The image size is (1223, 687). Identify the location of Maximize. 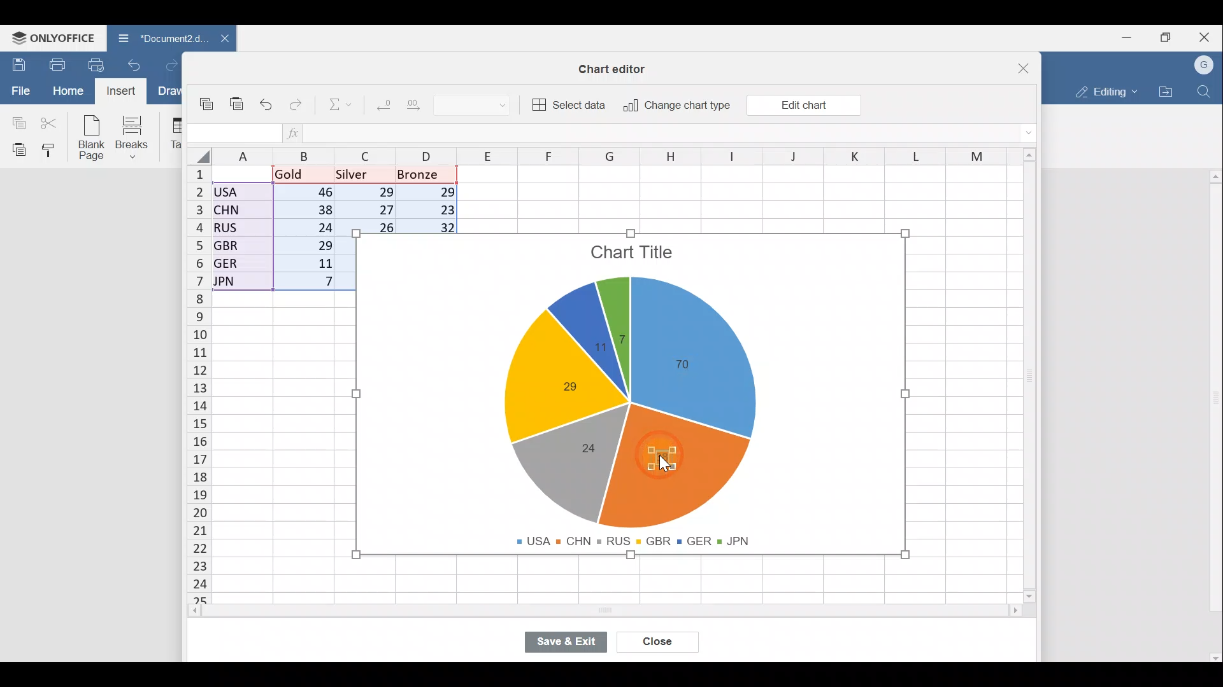
(1171, 36).